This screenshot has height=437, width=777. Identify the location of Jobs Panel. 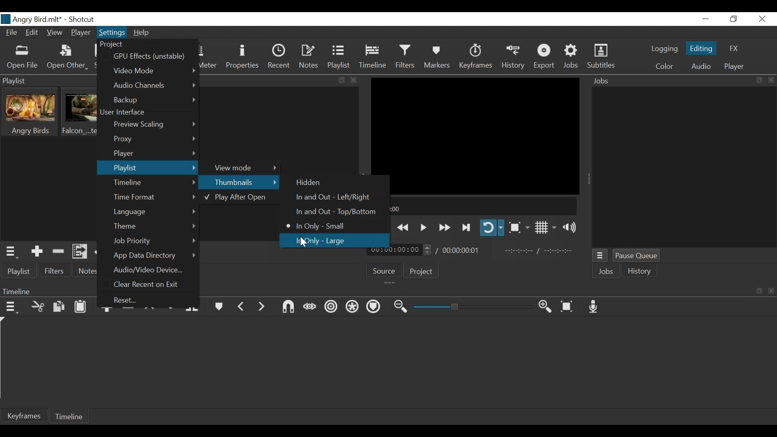
(684, 168).